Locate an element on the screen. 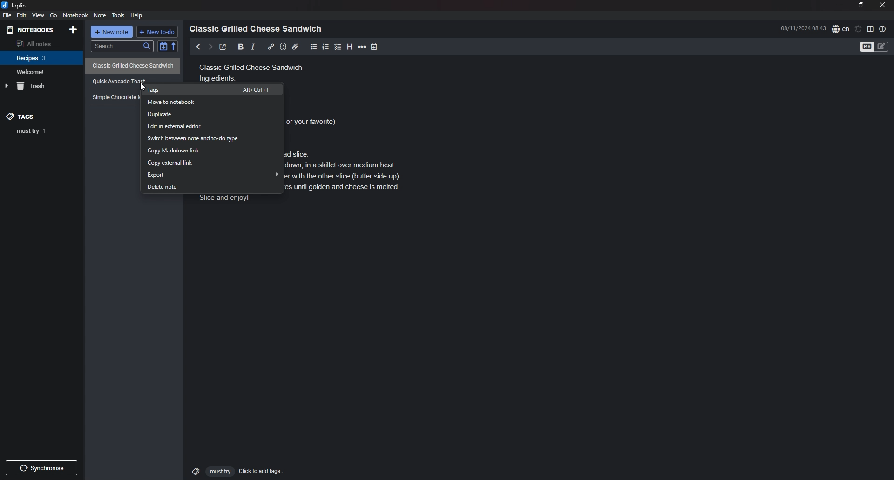  tag is located at coordinates (44, 130).